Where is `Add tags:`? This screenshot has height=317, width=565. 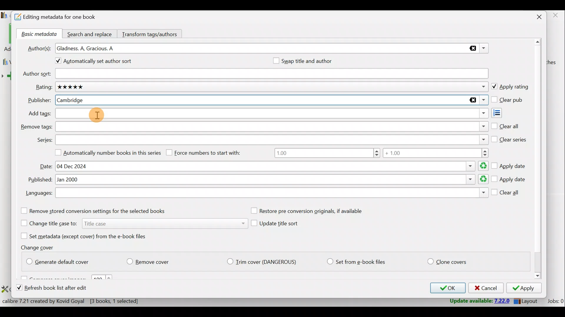
Add tags: is located at coordinates (39, 114).